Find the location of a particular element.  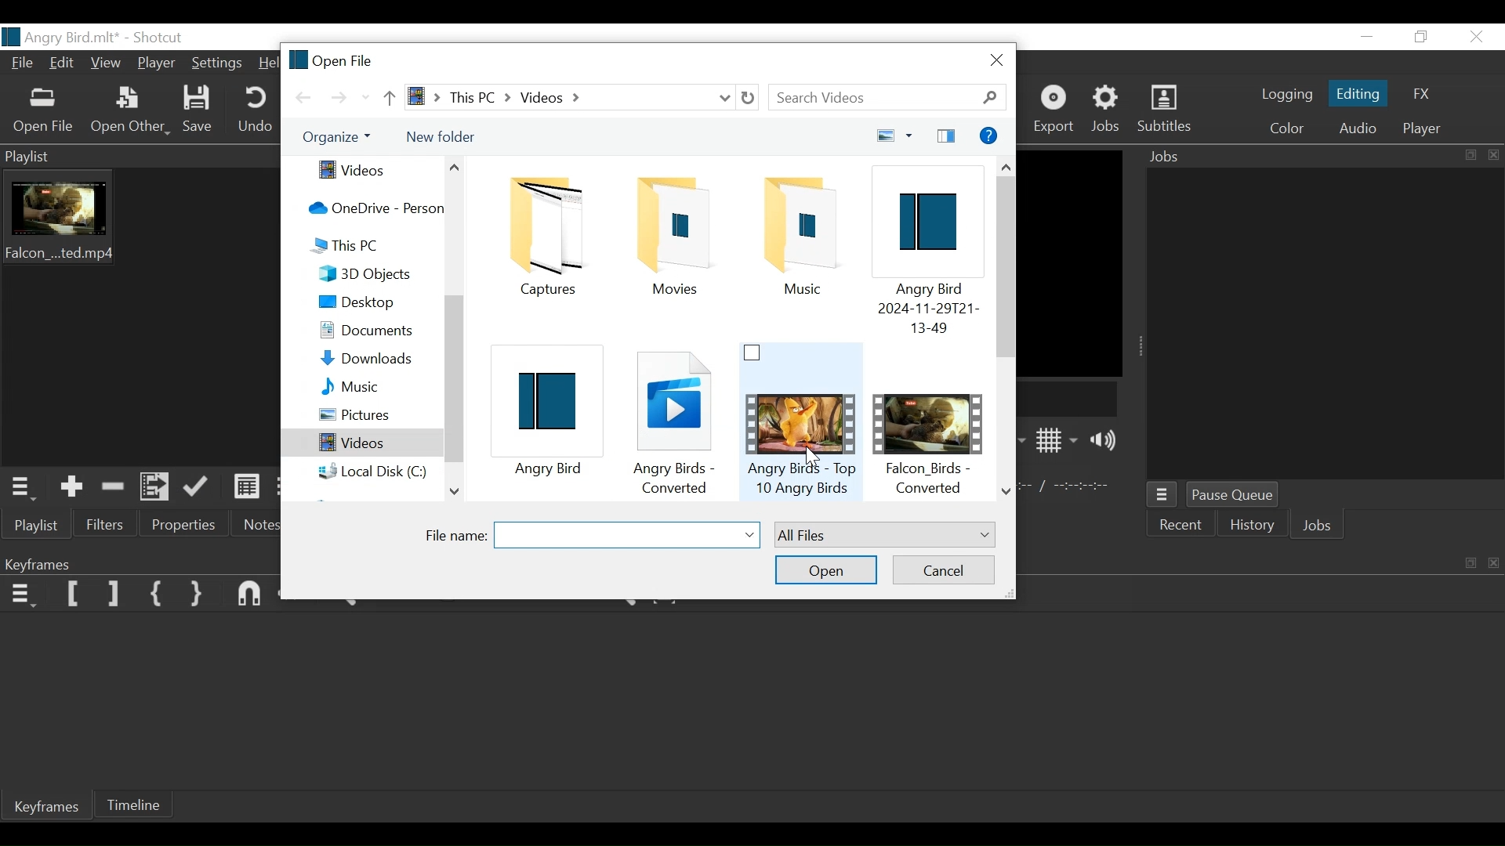

snap is located at coordinates (253, 596).